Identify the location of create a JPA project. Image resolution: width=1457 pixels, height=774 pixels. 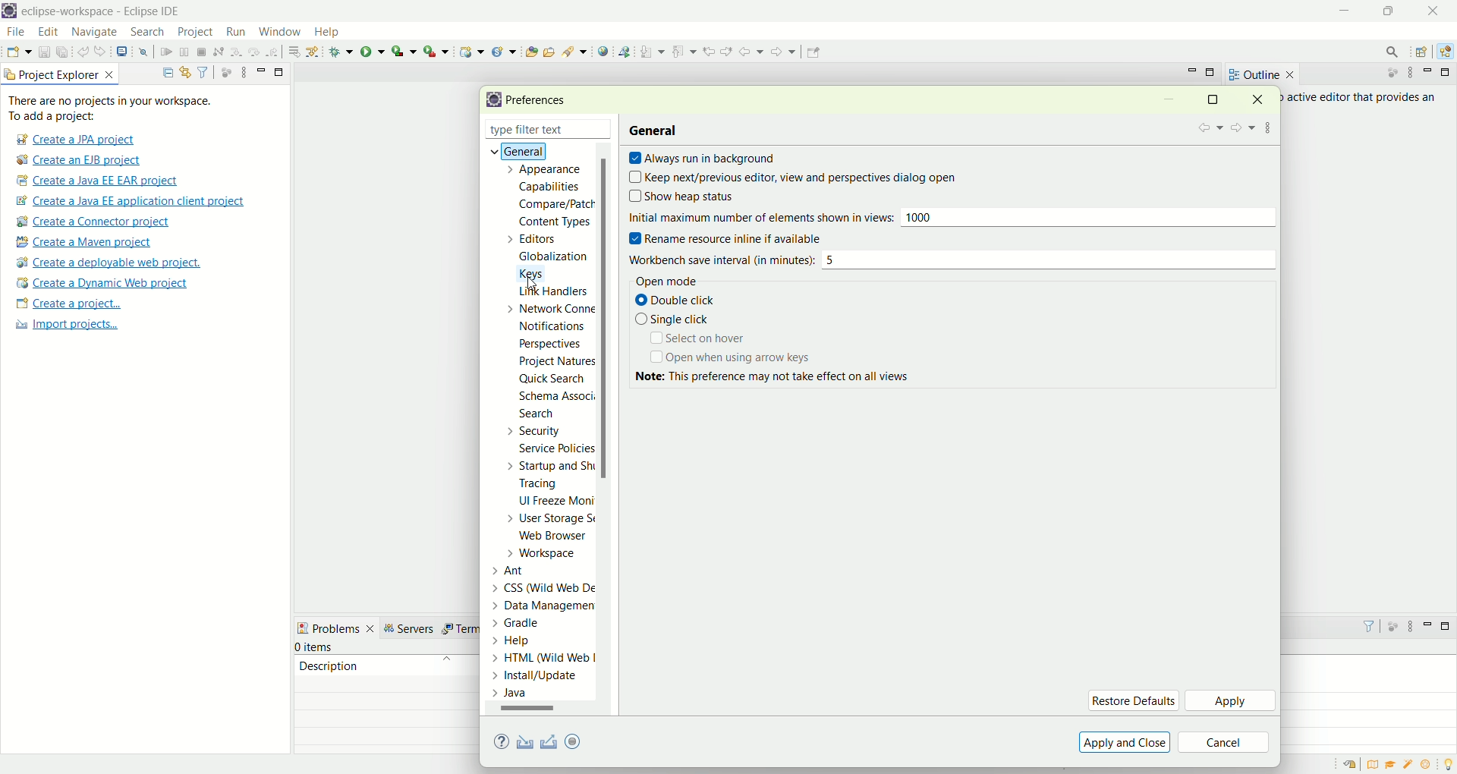
(74, 140).